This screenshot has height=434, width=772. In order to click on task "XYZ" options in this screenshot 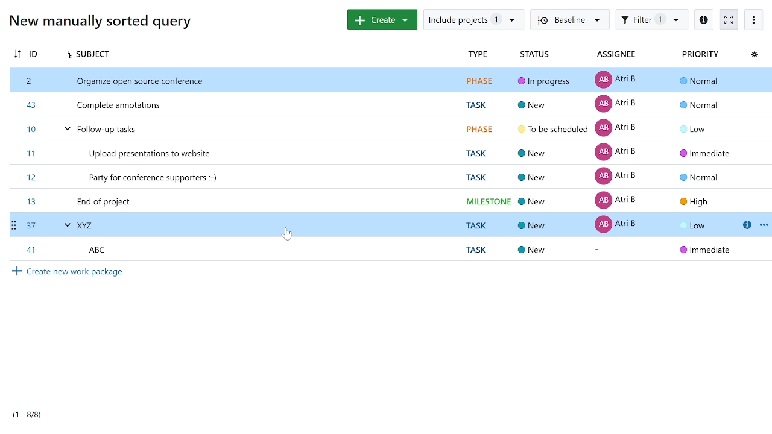, I will do `click(764, 224)`.